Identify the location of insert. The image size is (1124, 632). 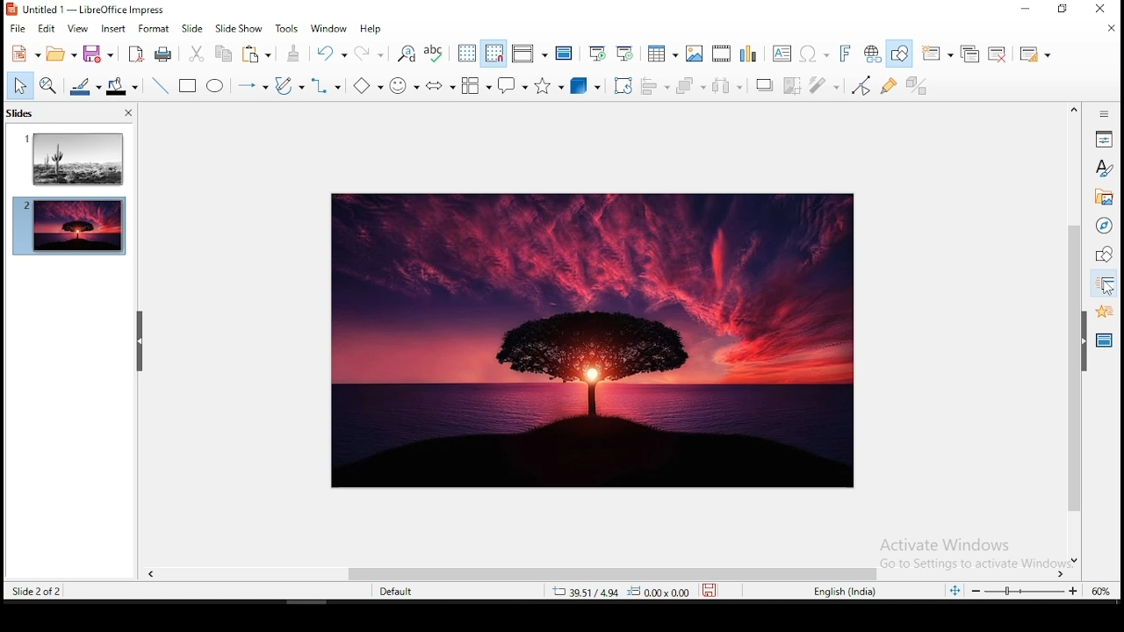
(112, 28).